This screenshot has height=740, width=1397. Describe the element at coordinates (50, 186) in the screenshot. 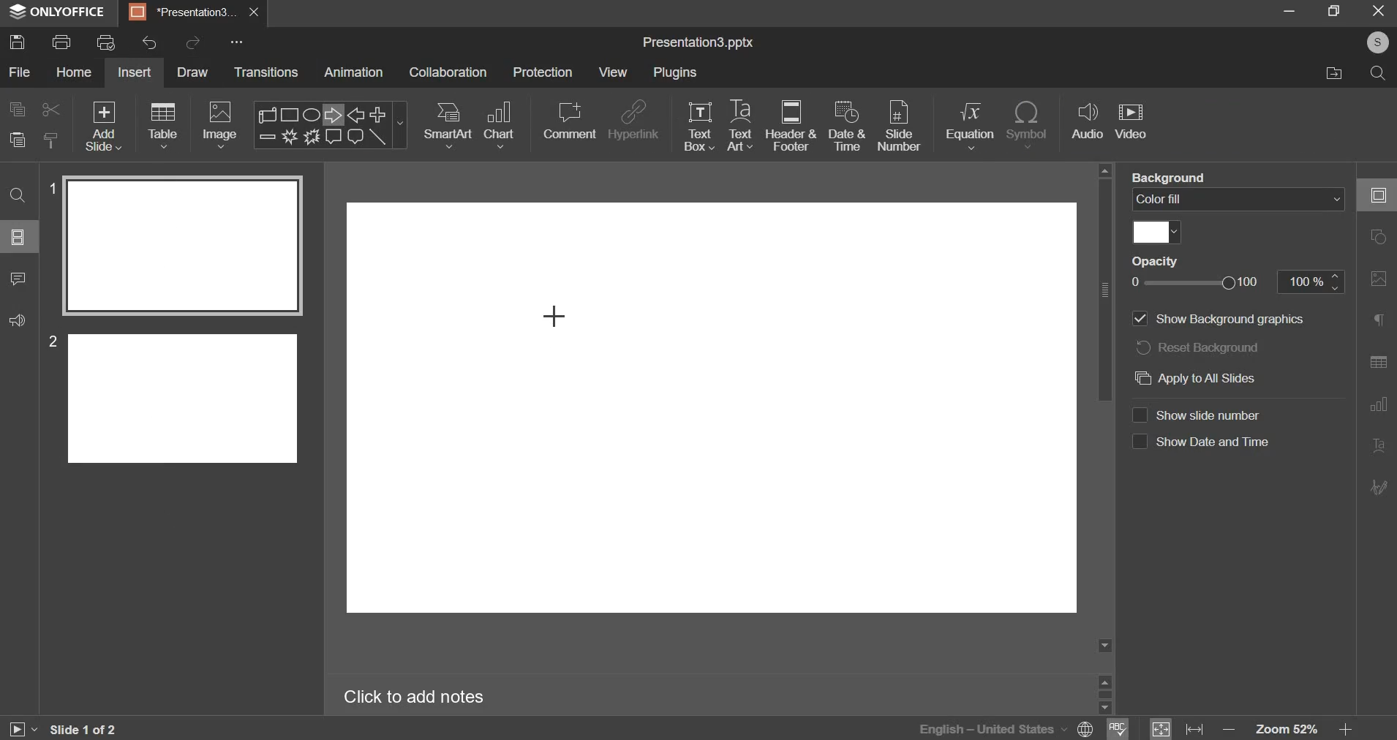

I see `slide number` at that location.